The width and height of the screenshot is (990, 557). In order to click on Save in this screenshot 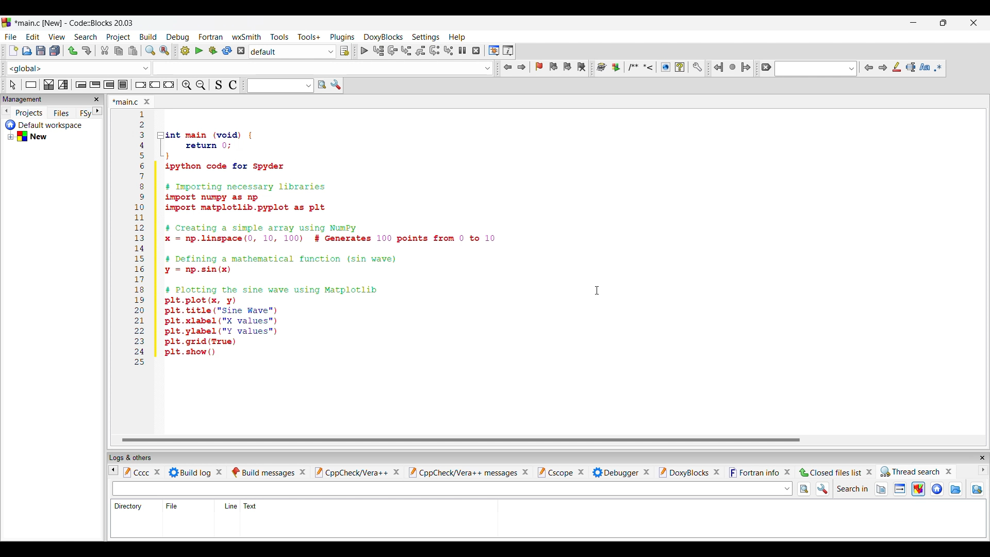, I will do `click(41, 50)`.